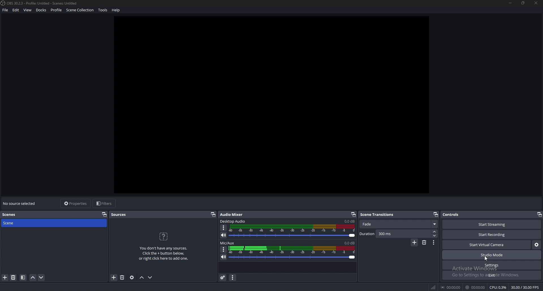 This screenshot has width=543, height=291. What do you see at coordinates (277, 106) in the screenshot?
I see `workspace` at bounding box center [277, 106].